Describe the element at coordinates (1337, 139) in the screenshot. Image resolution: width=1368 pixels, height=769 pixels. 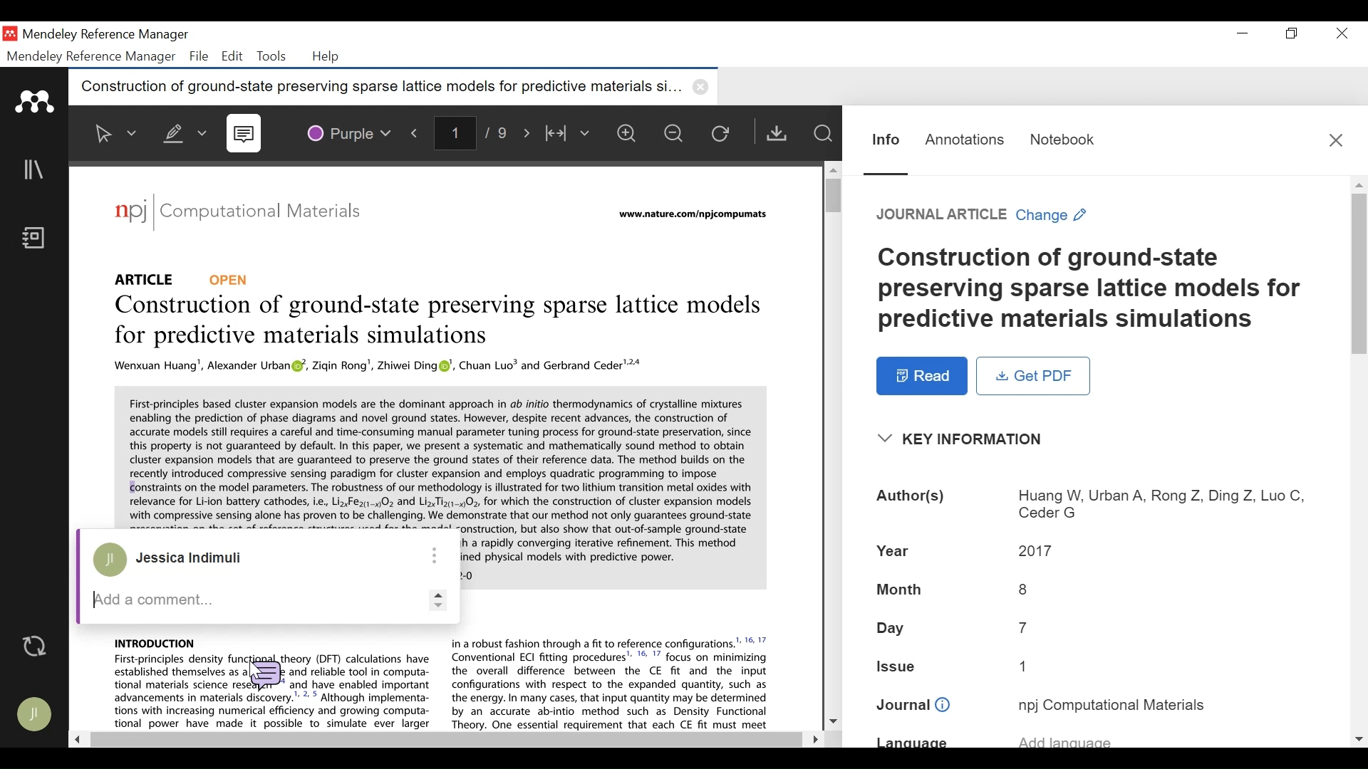
I see `Close` at that location.